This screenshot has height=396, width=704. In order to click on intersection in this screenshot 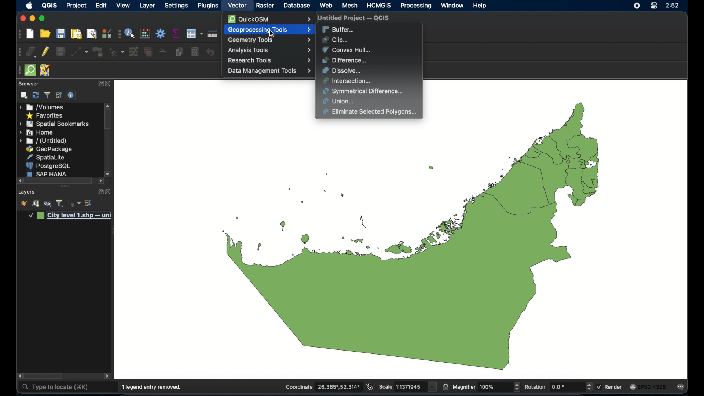, I will do `click(346, 81)`.